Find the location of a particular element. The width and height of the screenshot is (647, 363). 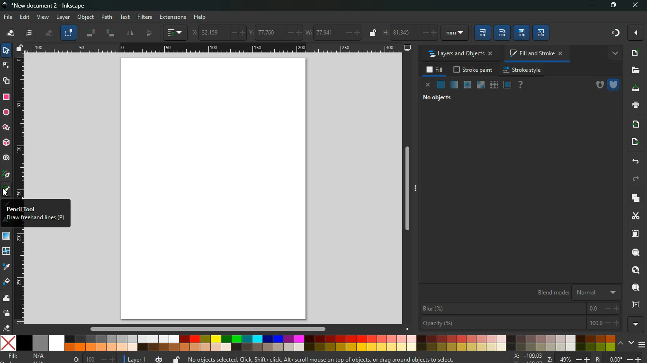

 is located at coordinates (215, 49).